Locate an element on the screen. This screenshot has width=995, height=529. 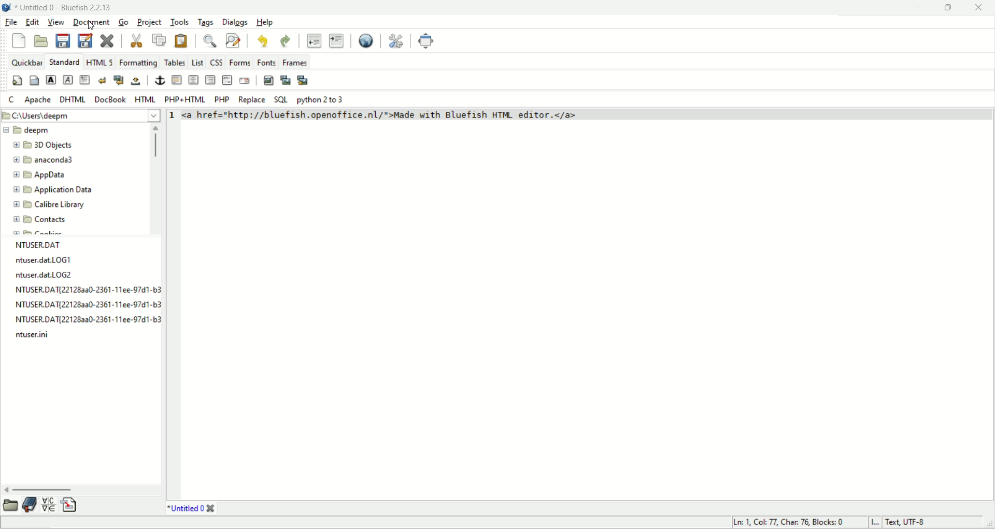
show find bar is located at coordinates (212, 40).